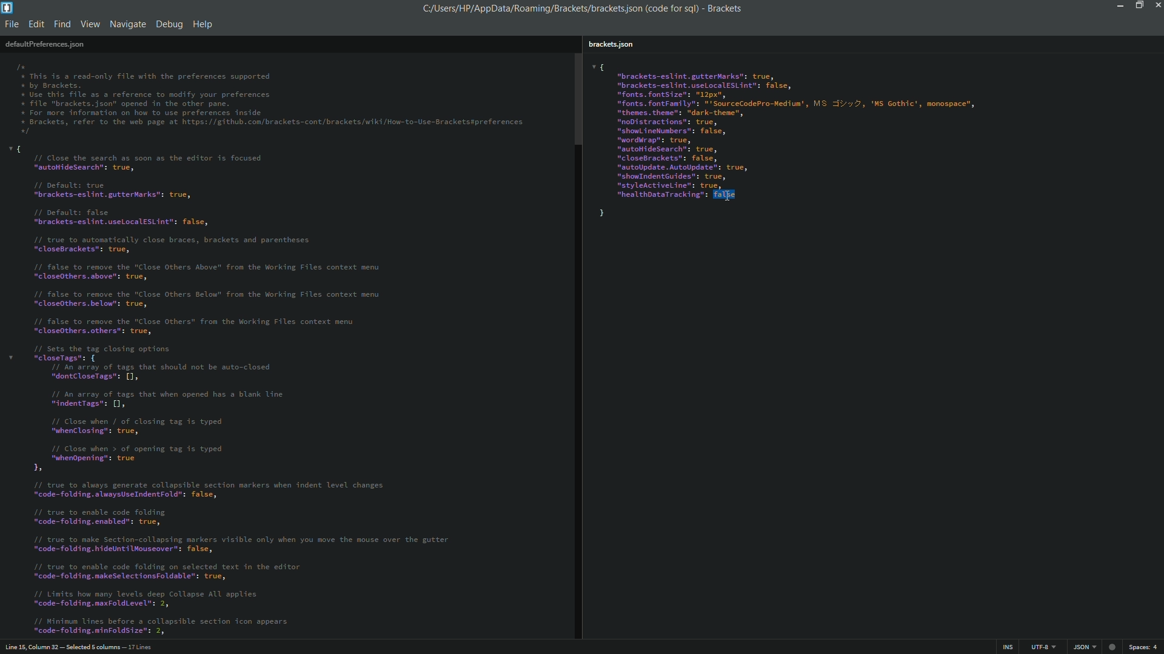  What do you see at coordinates (804, 143) in the screenshot?
I see `setting options` at bounding box center [804, 143].